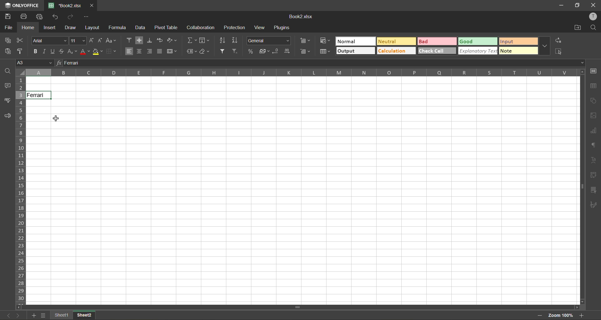  What do you see at coordinates (98, 51) in the screenshot?
I see `fill color` at bounding box center [98, 51].